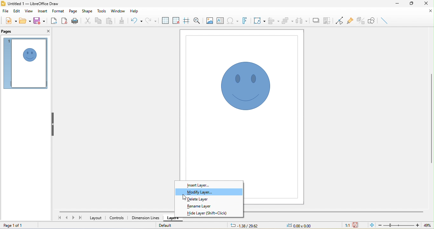 Image resolution: width=434 pixels, height=229 pixels. I want to click on align object, so click(274, 21).